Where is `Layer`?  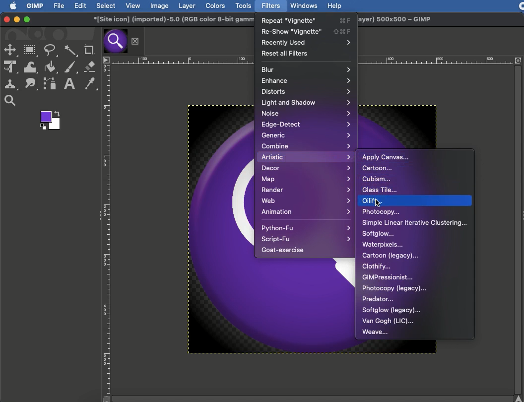
Layer is located at coordinates (186, 5).